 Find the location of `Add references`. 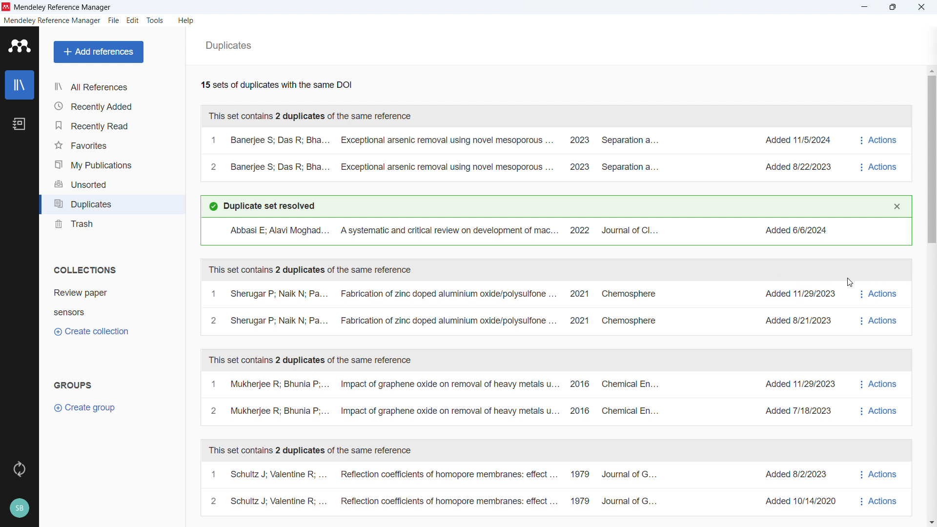

Add references is located at coordinates (99, 52).